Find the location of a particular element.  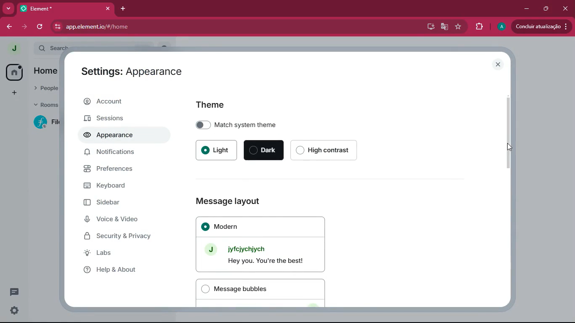

home is located at coordinates (14, 72).